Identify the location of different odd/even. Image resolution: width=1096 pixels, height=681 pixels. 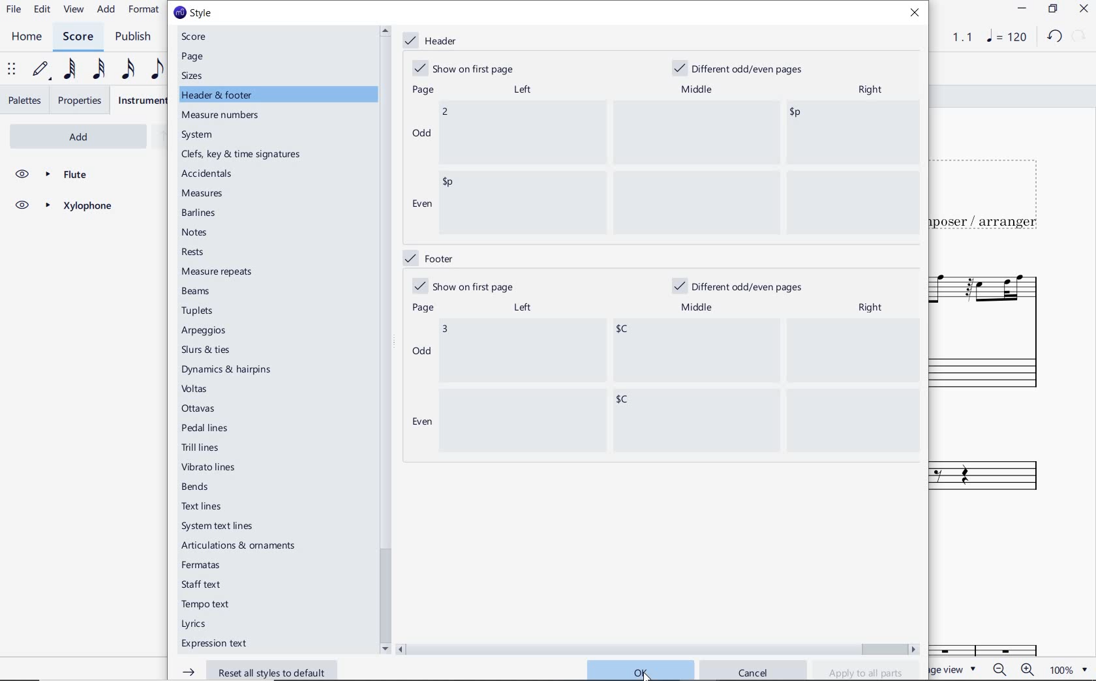
(739, 288).